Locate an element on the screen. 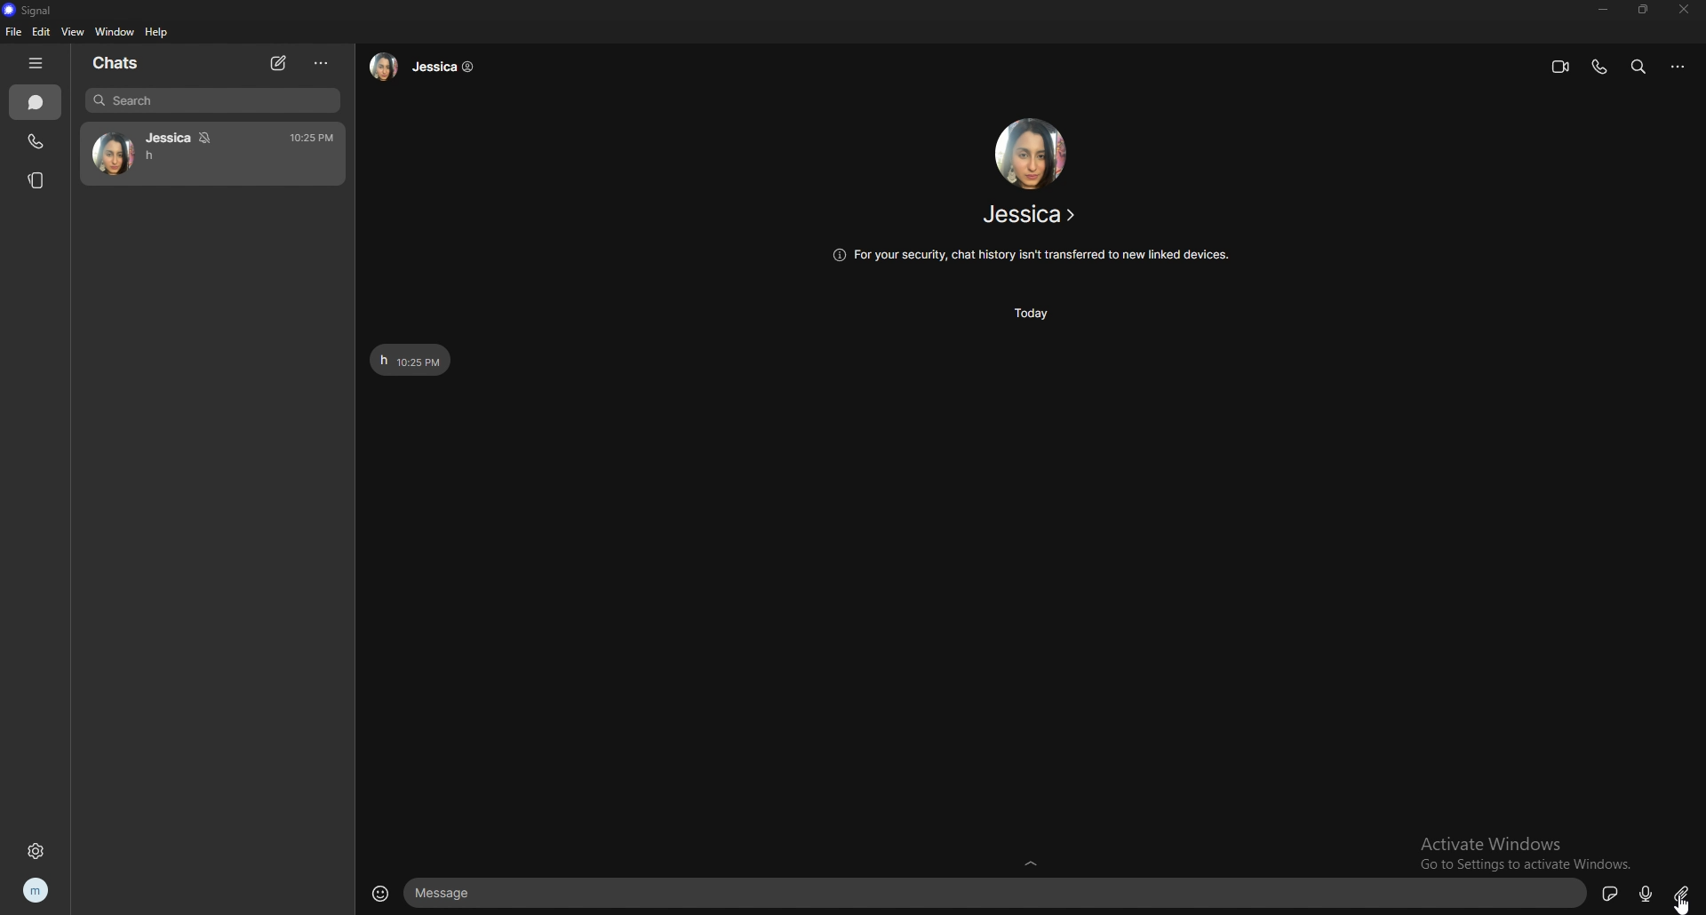 The height and width of the screenshot is (915, 1706). chat is located at coordinates (211, 154).